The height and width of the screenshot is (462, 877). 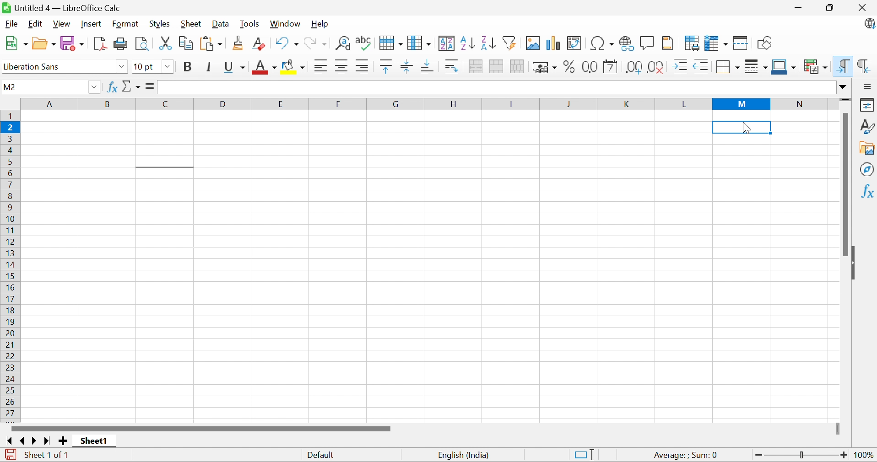 I want to click on Zoom in, so click(x=845, y=455).